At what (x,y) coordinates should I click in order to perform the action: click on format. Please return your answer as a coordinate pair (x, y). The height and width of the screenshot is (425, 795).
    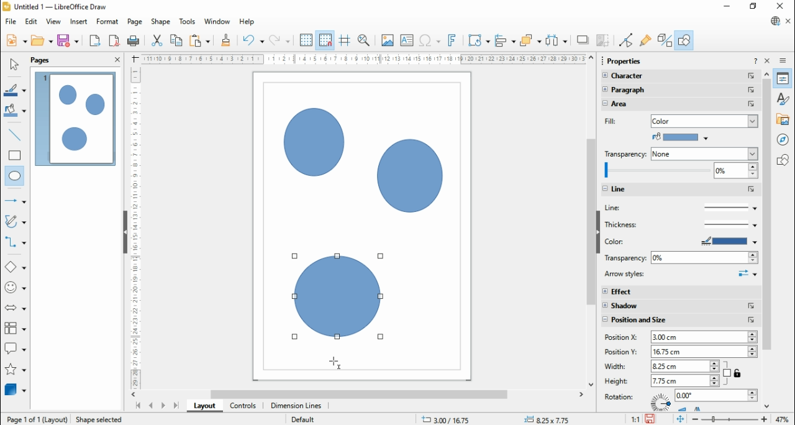
    Looking at the image, I should click on (108, 22).